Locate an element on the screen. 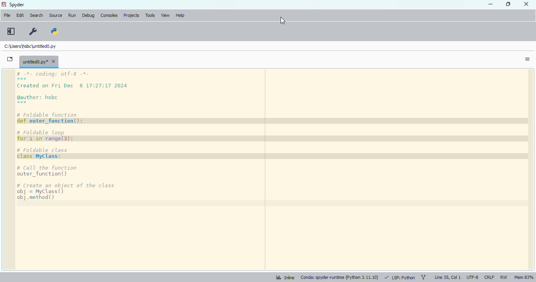 The image size is (536, 282). untitled0.py is located at coordinates (30, 46).